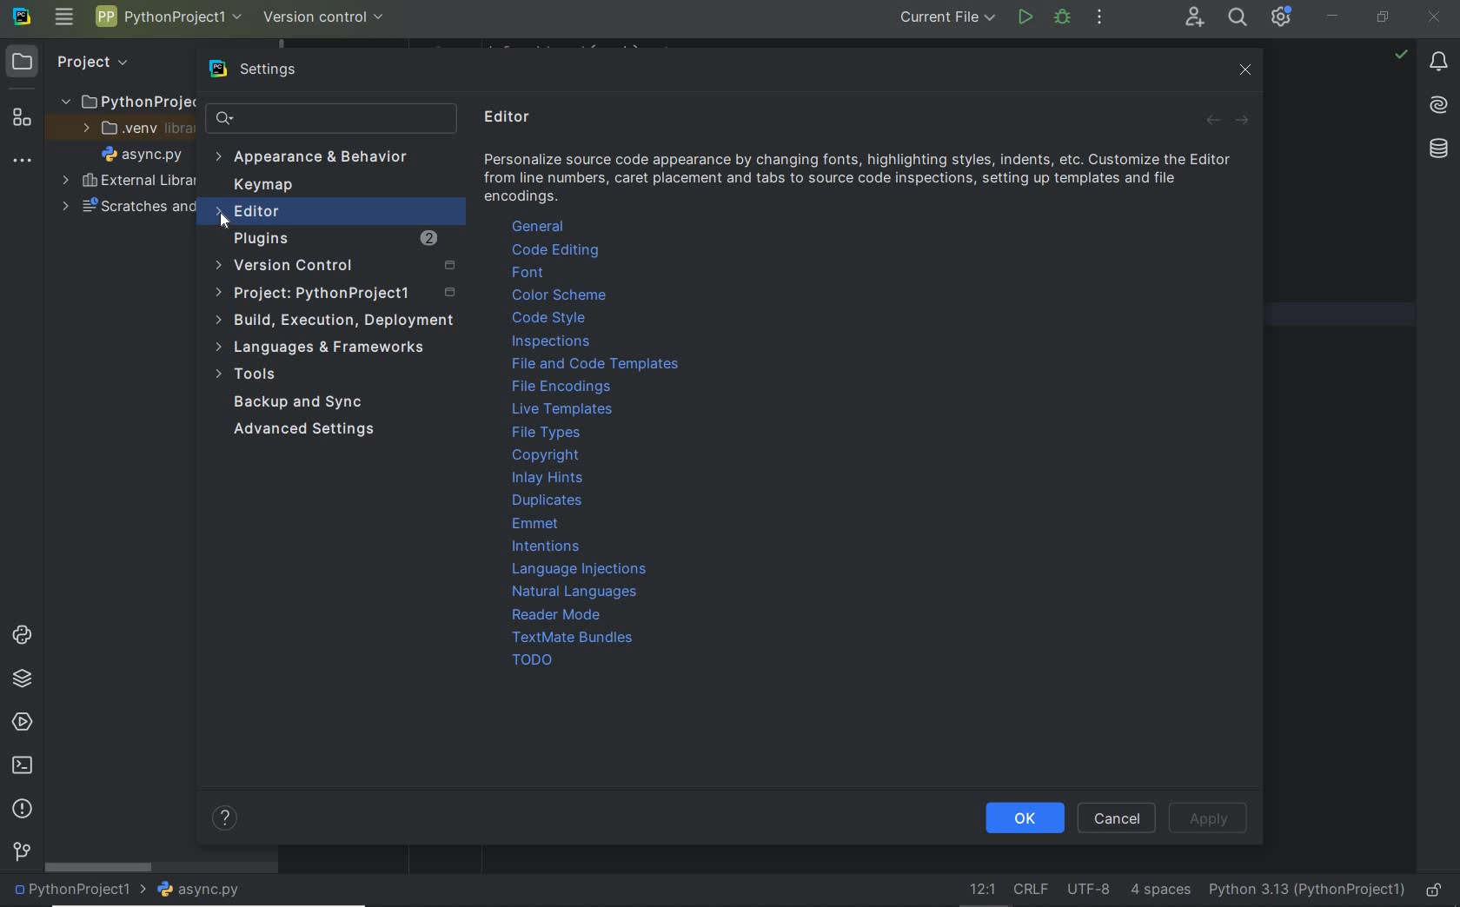 This screenshot has height=907, width=1460. What do you see at coordinates (21, 121) in the screenshot?
I see `structure` at bounding box center [21, 121].